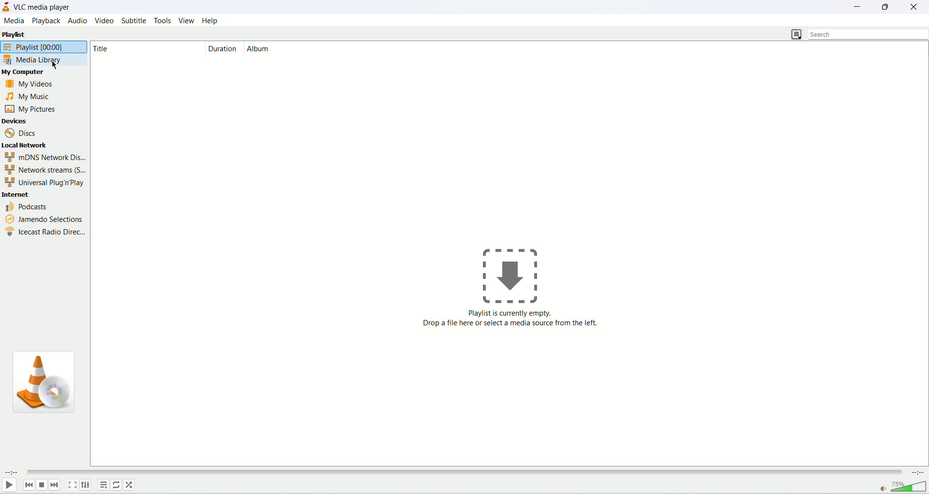 This screenshot has width=929, height=494. Describe the element at coordinates (57, 485) in the screenshot. I see `next` at that location.